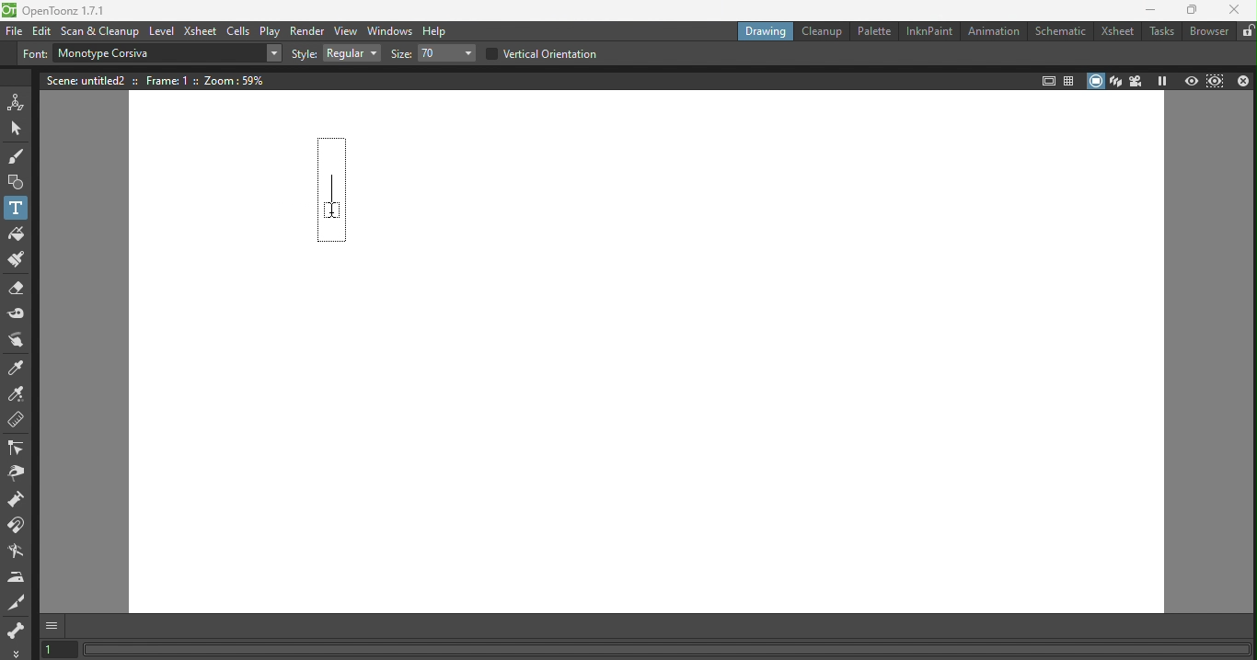  Describe the element at coordinates (103, 30) in the screenshot. I see `Scan & Cleanup` at that location.